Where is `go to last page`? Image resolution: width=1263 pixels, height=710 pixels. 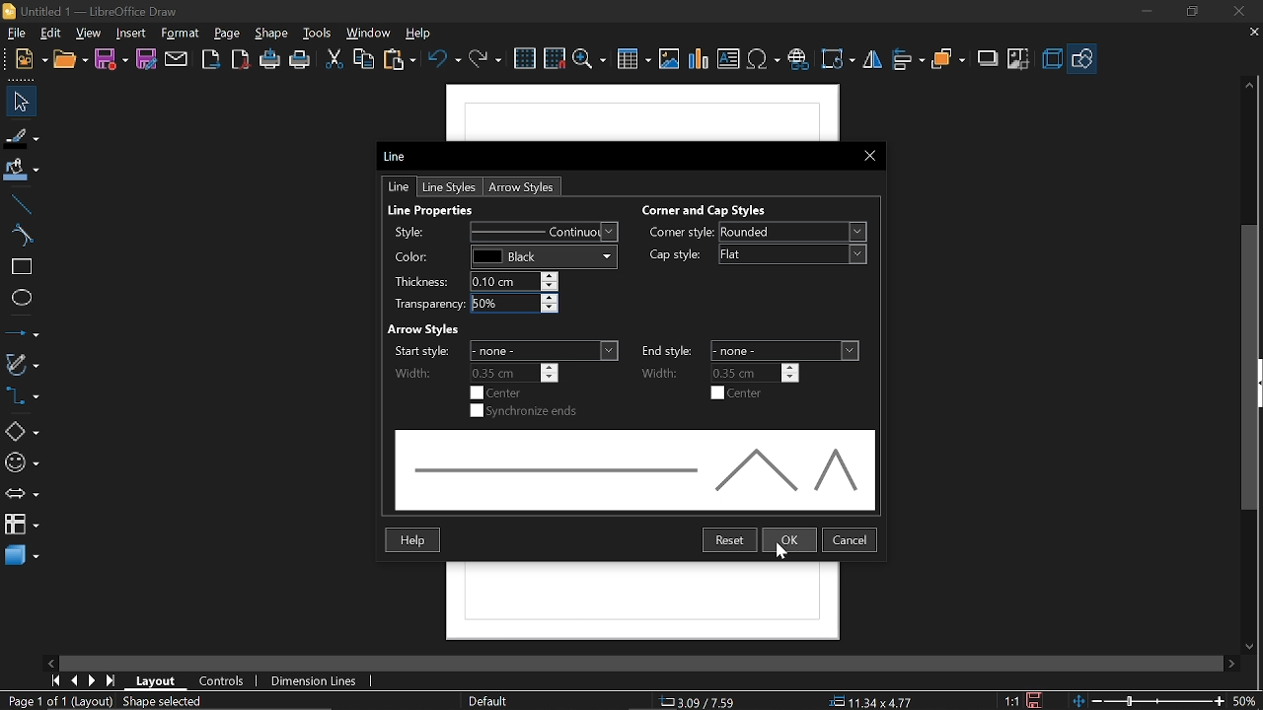
go to last page is located at coordinates (112, 681).